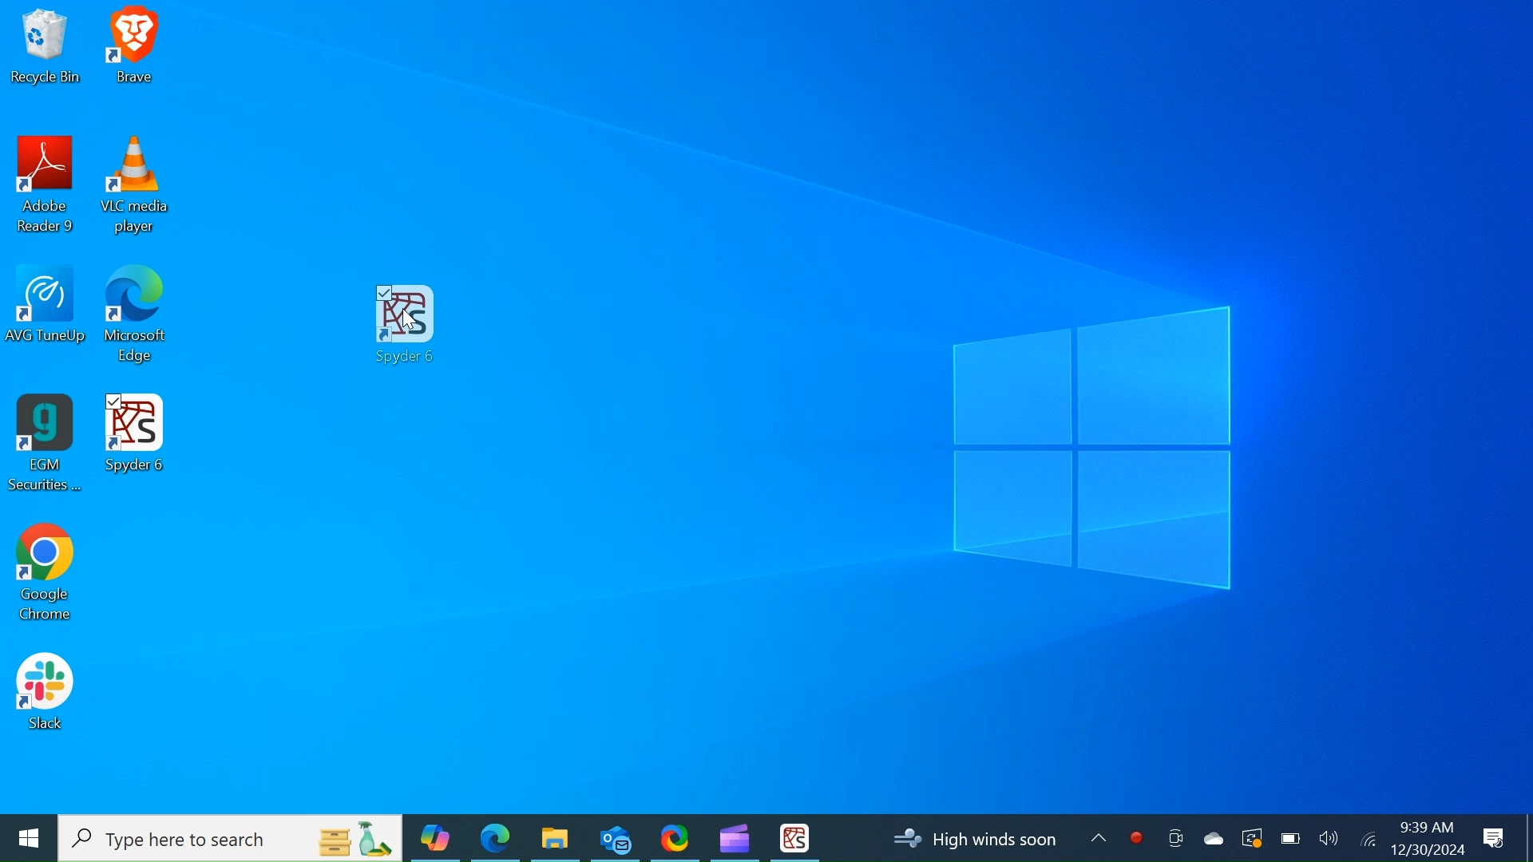 This screenshot has height=862, width=1533. Describe the element at coordinates (615, 836) in the screenshot. I see `Outlook Desktop Icon` at that location.